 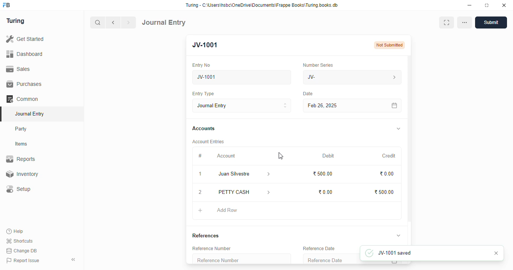 What do you see at coordinates (487, 5) in the screenshot?
I see `toggle maximize` at bounding box center [487, 5].